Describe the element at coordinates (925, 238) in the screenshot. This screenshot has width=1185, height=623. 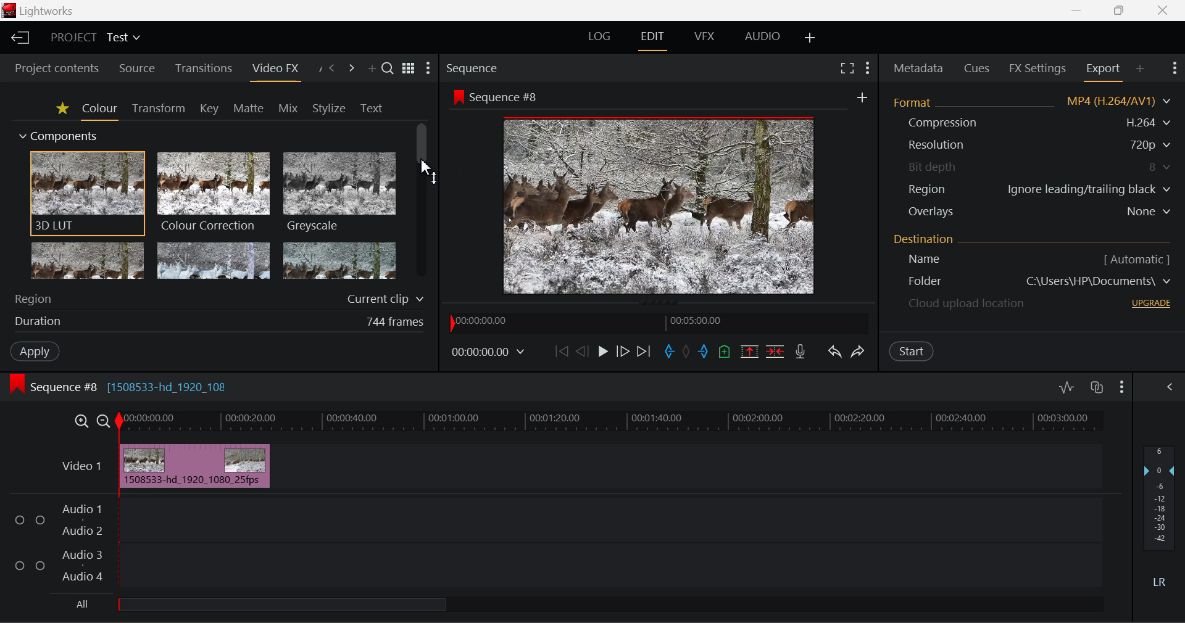
I see `Destination` at that location.